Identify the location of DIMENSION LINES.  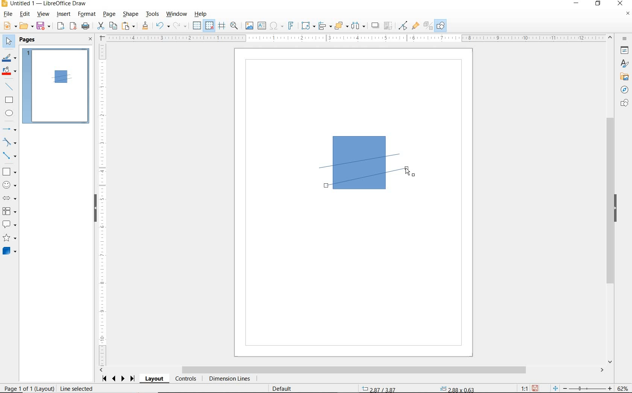
(229, 379).